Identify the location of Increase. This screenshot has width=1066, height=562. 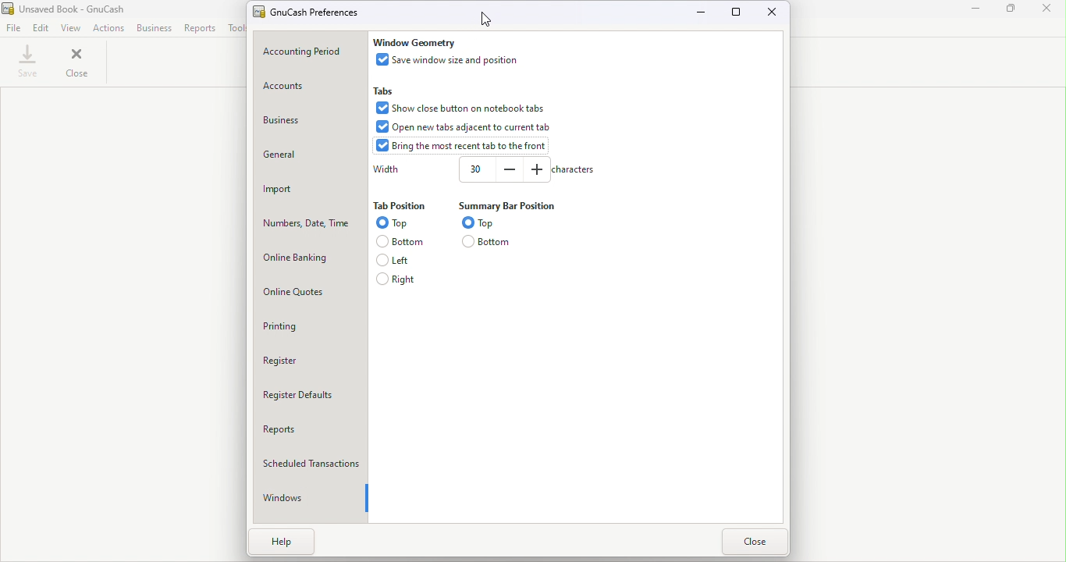
(535, 169).